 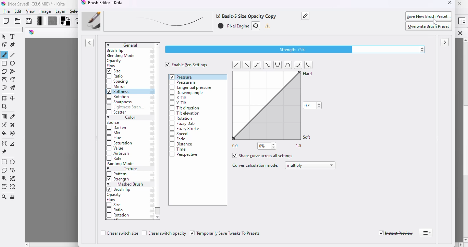 I want to click on drawing angle, so click(x=186, y=93).